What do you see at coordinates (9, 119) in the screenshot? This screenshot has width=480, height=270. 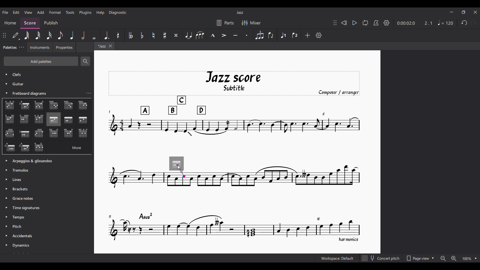 I see `Chart 6` at bounding box center [9, 119].